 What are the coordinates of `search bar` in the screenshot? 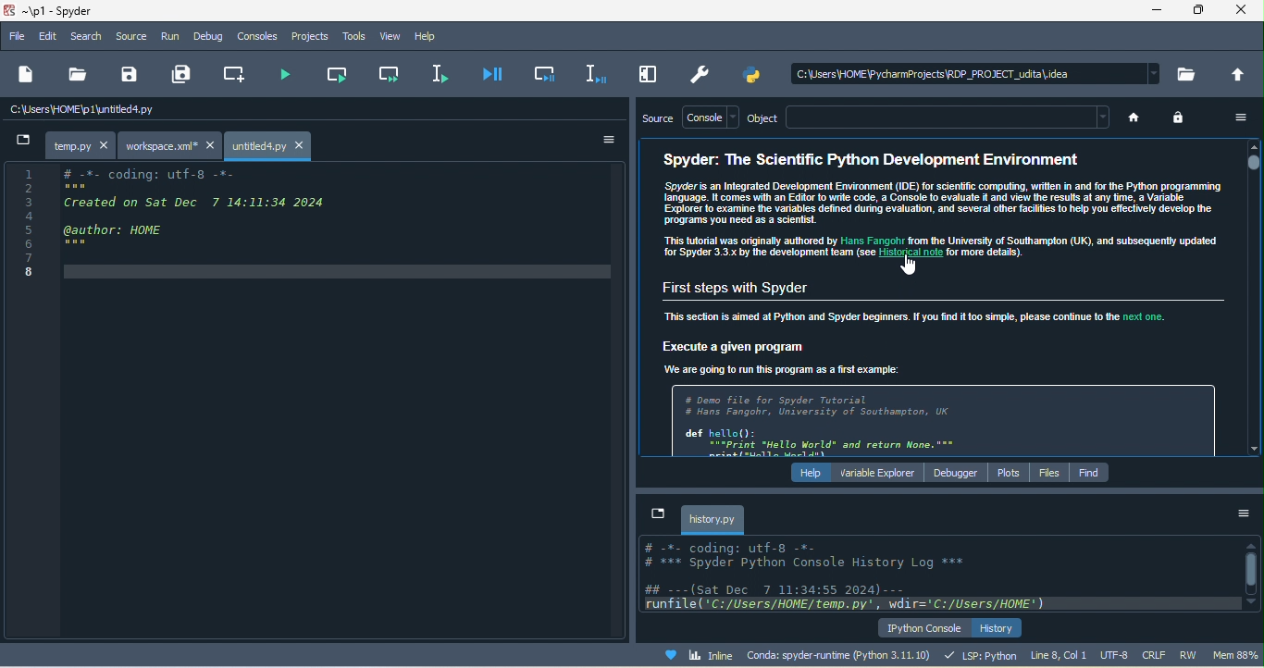 It's located at (948, 118).